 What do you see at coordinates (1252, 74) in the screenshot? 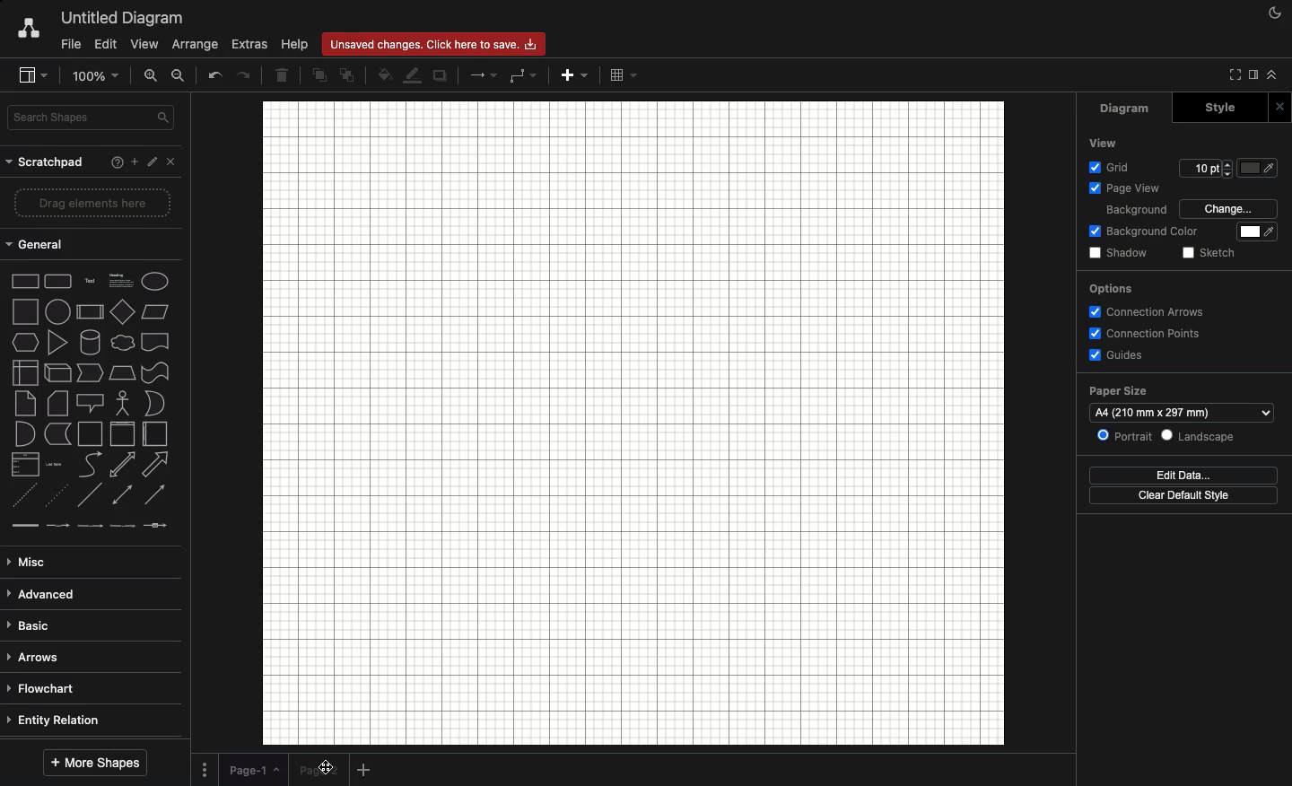
I see `Sidebar` at bounding box center [1252, 74].